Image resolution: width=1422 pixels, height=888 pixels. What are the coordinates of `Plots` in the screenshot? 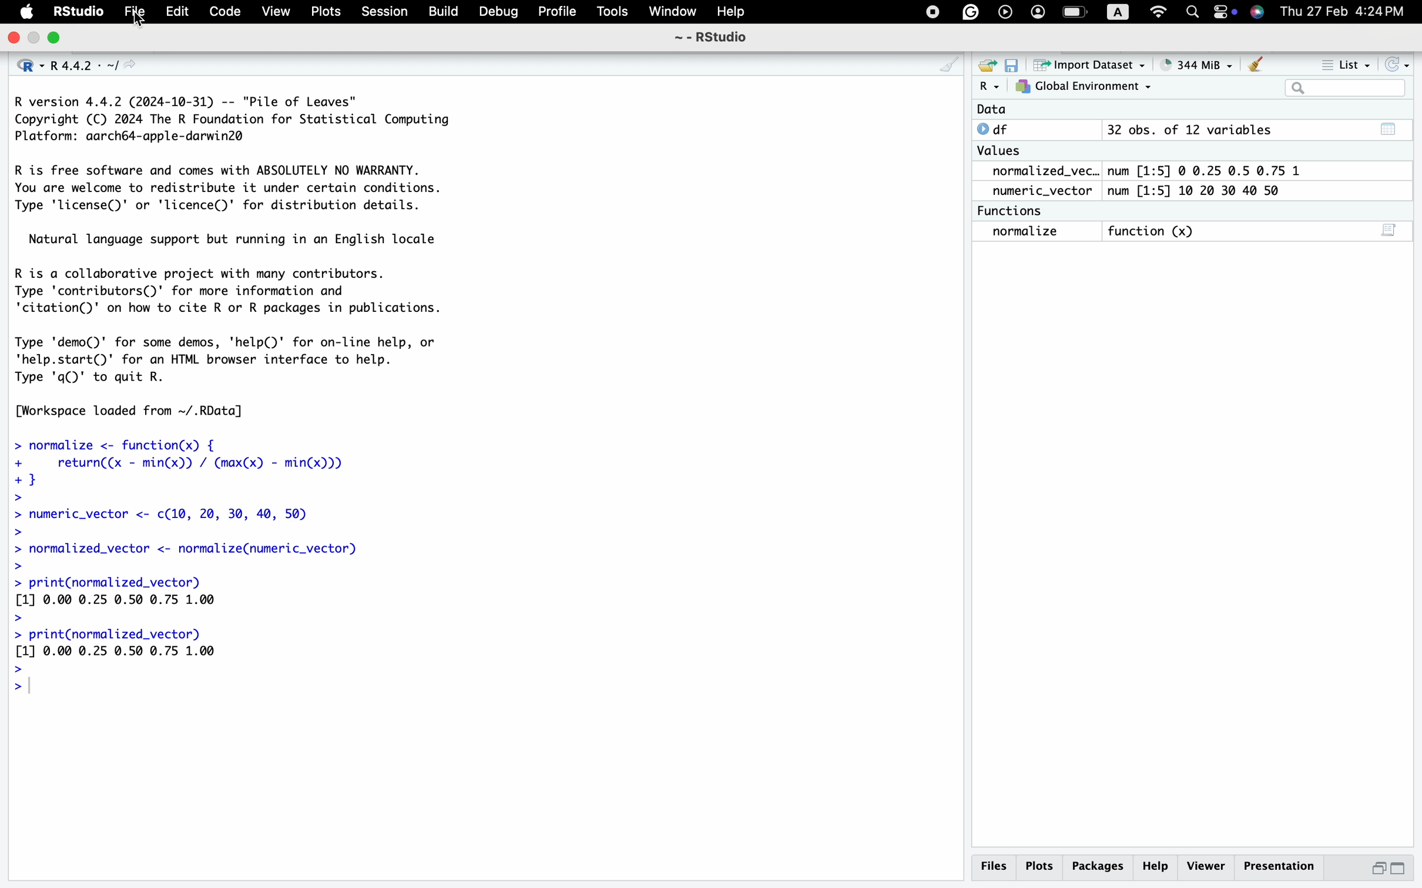 It's located at (326, 13).